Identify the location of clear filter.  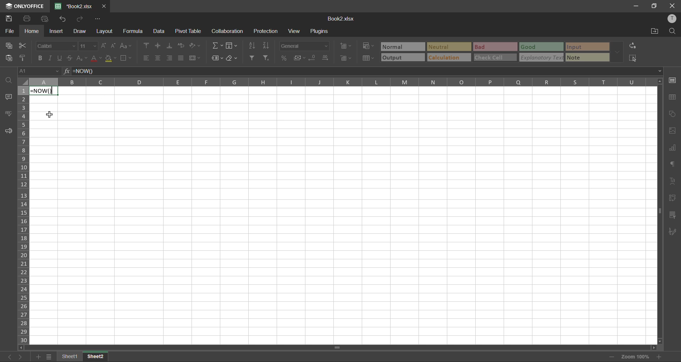
(267, 57).